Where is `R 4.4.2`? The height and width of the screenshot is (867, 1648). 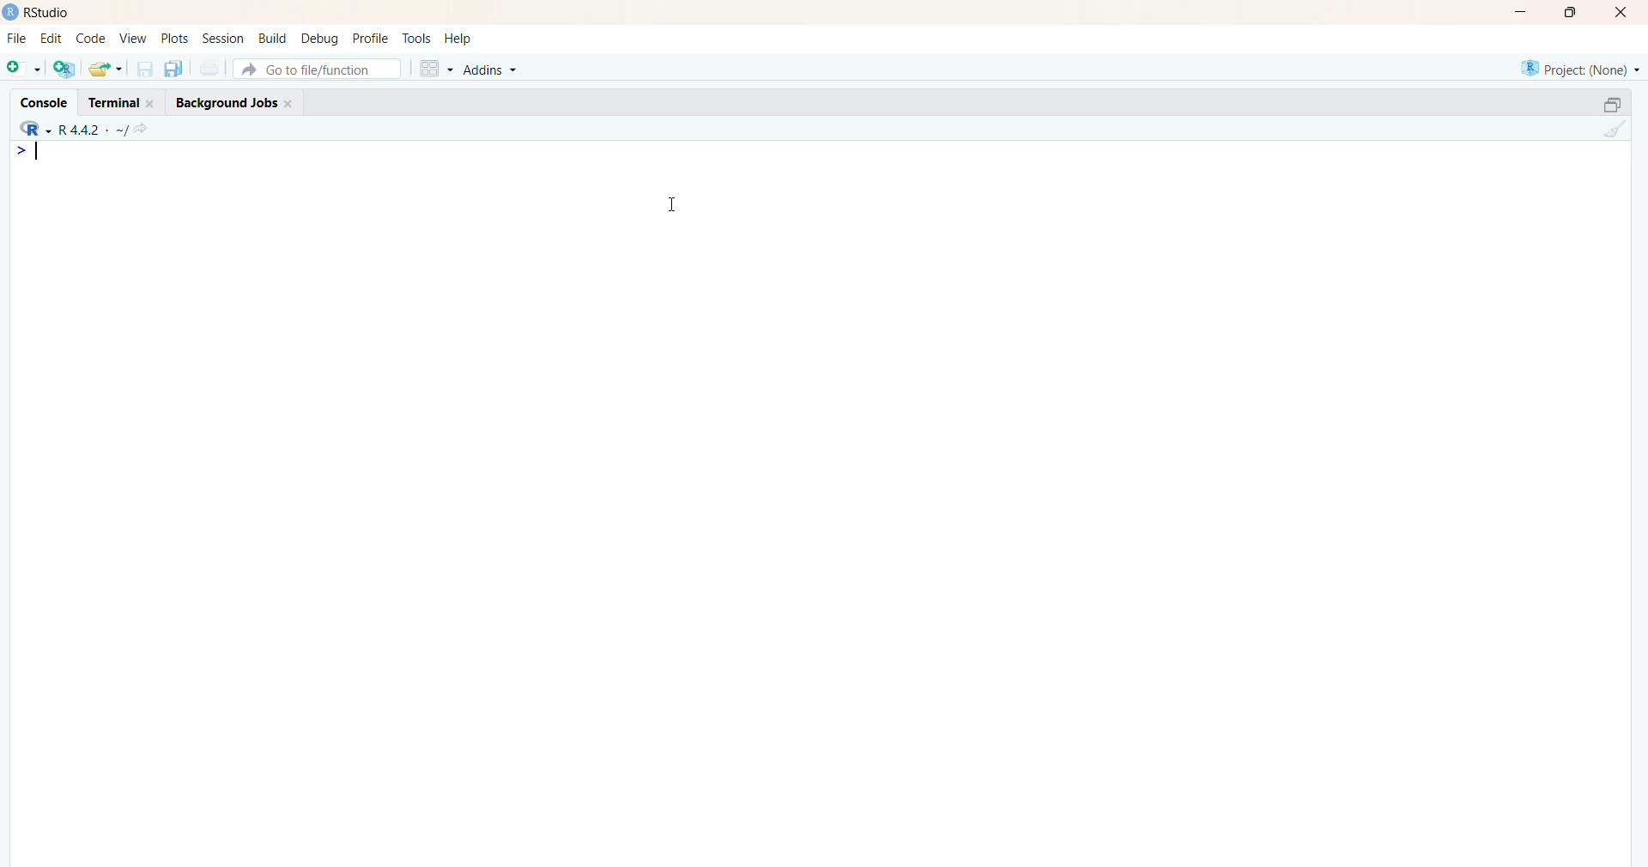
R 4.4.2 is located at coordinates (69, 130).